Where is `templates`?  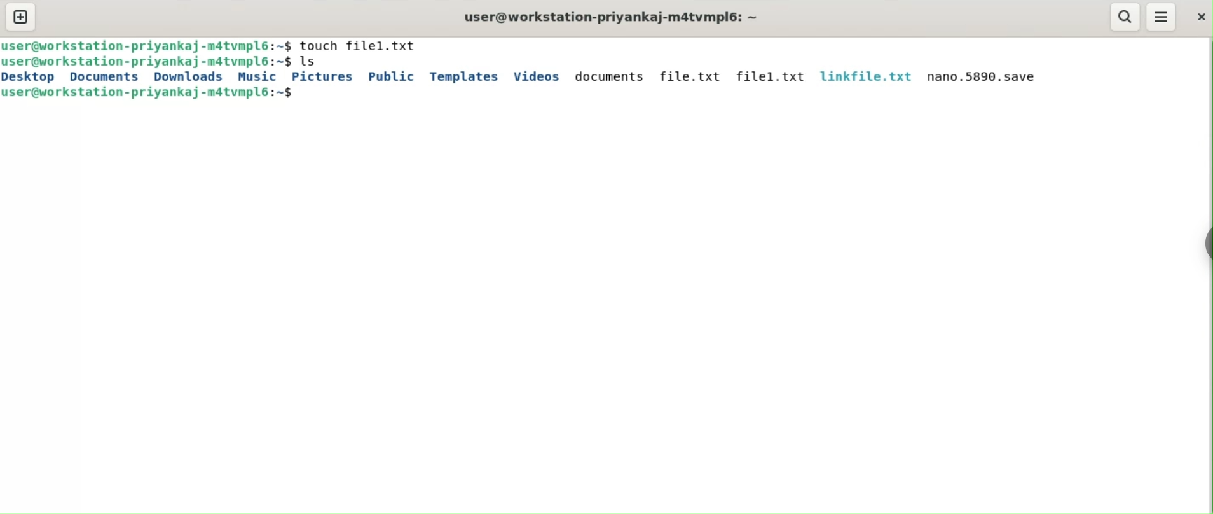 templates is located at coordinates (463, 78).